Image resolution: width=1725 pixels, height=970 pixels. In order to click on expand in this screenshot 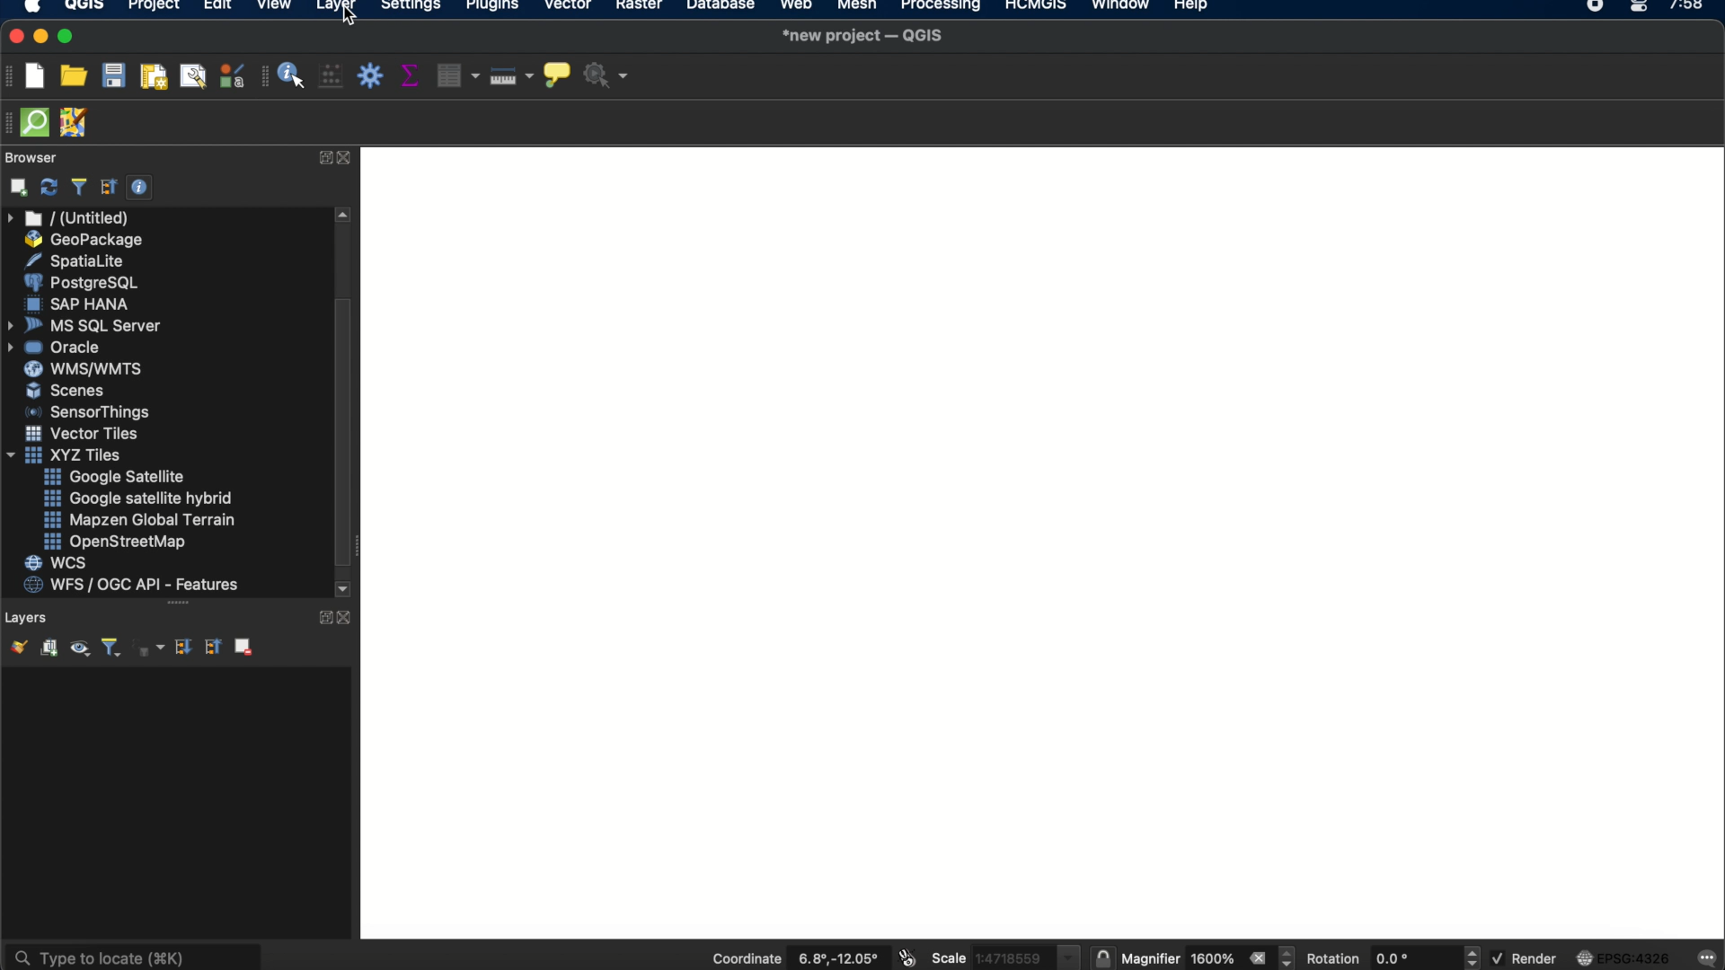, I will do `click(325, 158)`.